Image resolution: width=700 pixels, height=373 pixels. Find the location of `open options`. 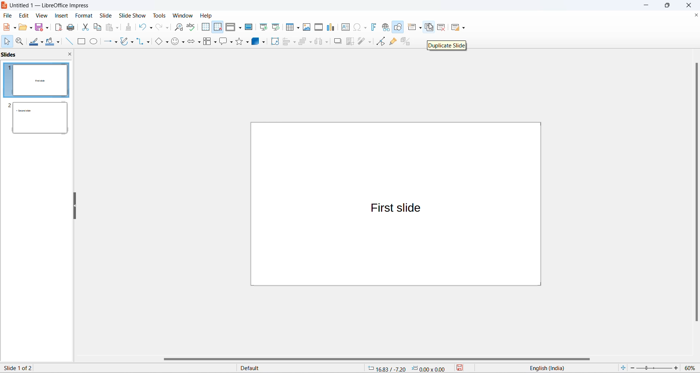

open options is located at coordinates (31, 27).